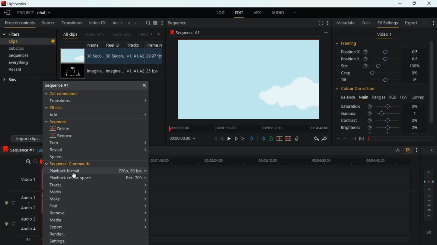 The width and height of the screenshot is (437, 245). Describe the element at coordinates (418, 98) in the screenshot. I see `curves` at that location.